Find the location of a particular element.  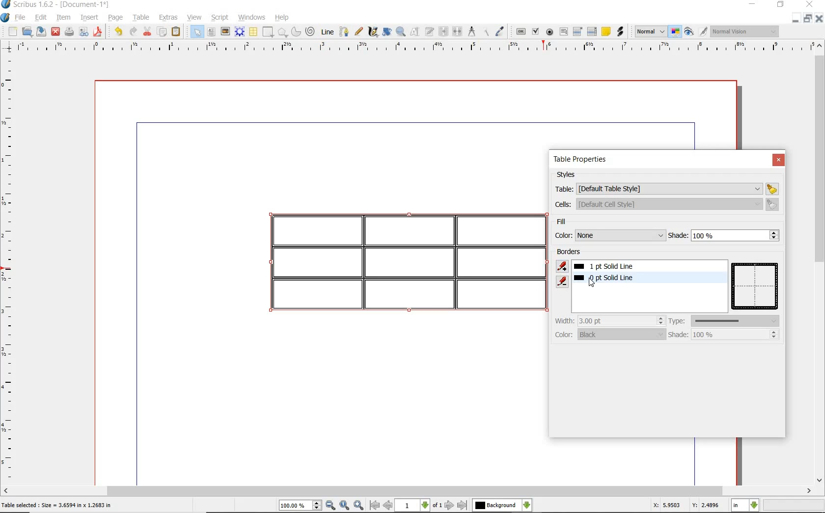

X: 5.9503 Y: 2.4896 is located at coordinates (685, 506).